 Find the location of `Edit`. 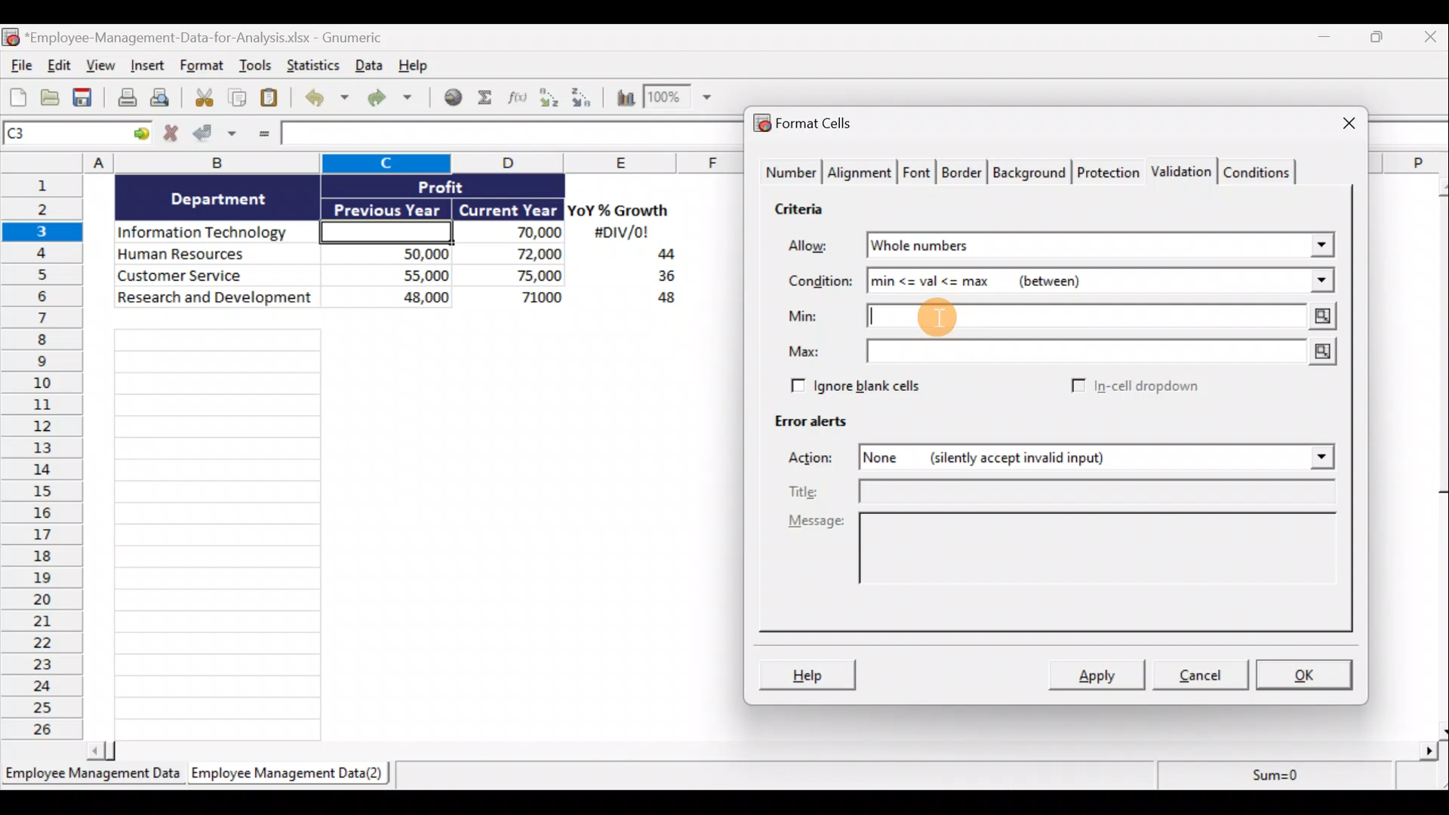

Edit is located at coordinates (58, 66).